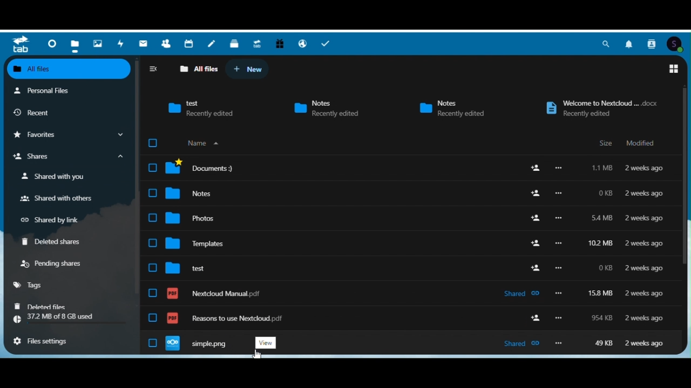  Describe the element at coordinates (280, 41) in the screenshot. I see `Free trial` at that location.